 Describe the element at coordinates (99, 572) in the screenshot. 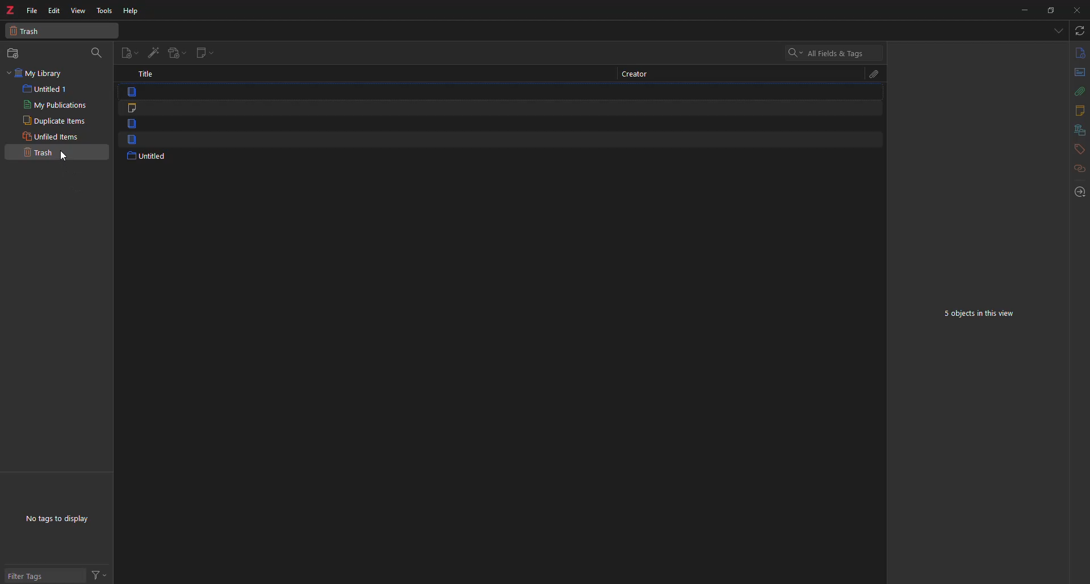

I see `actions` at that location.